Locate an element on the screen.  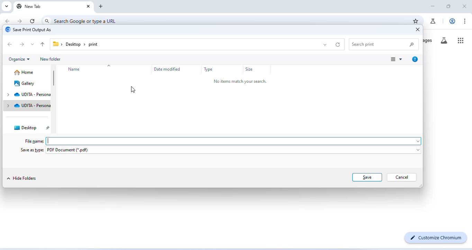
drop down is located at coordinates (109, 64).